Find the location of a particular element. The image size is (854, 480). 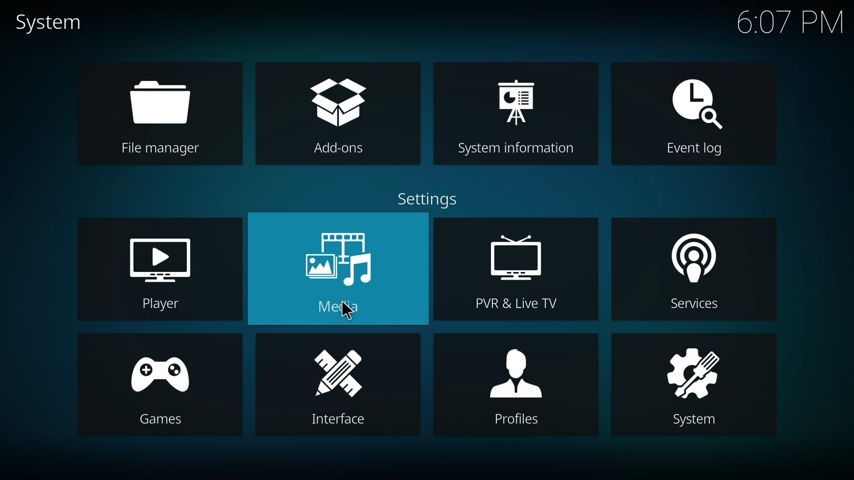

[CEES is located at coordinates (158, 418).